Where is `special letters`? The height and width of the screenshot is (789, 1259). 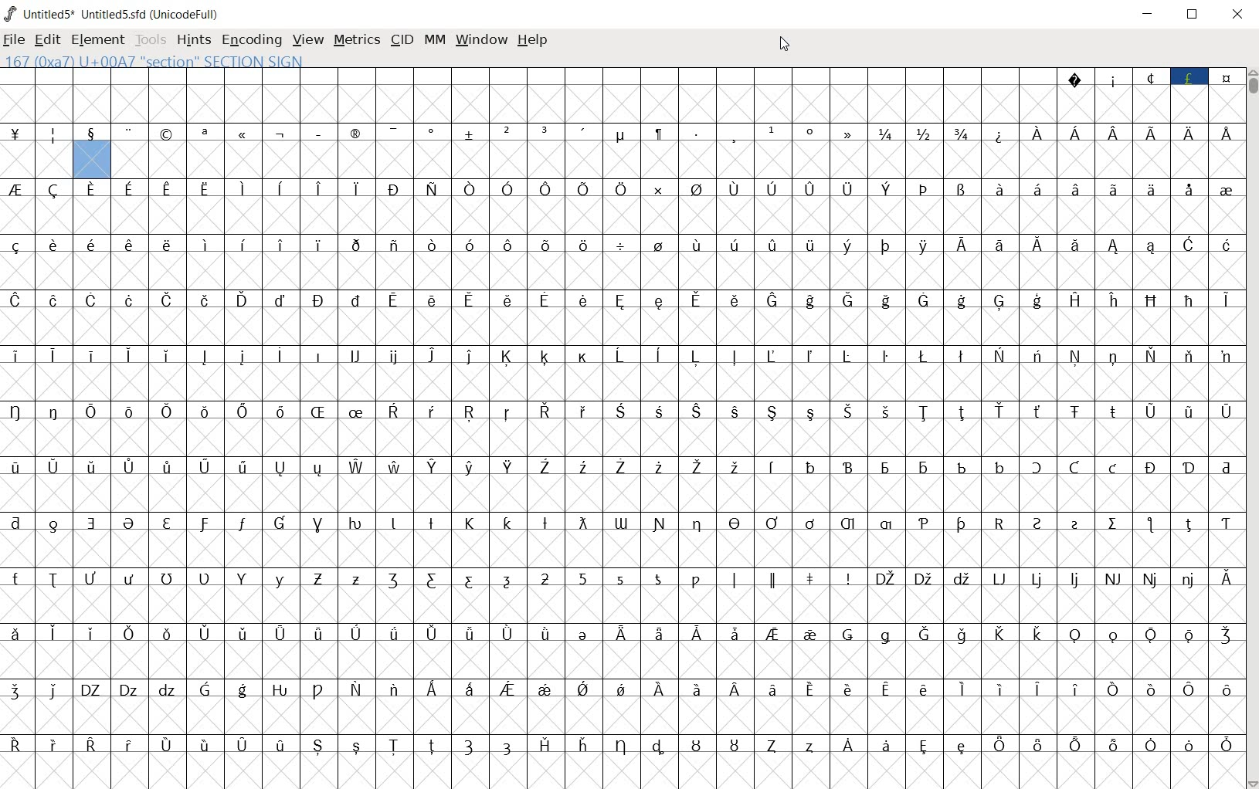
special letters is located at coordinates (621, 521).